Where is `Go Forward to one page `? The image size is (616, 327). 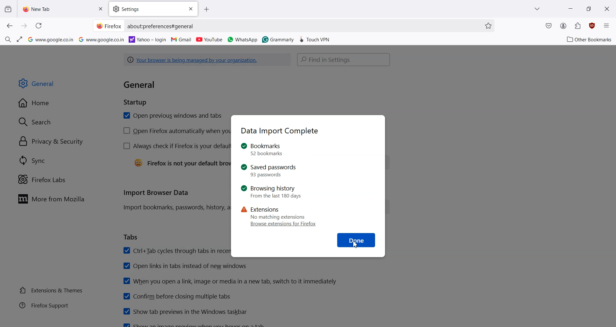
Go Forward to one page  is located at coordinates (24, 26).